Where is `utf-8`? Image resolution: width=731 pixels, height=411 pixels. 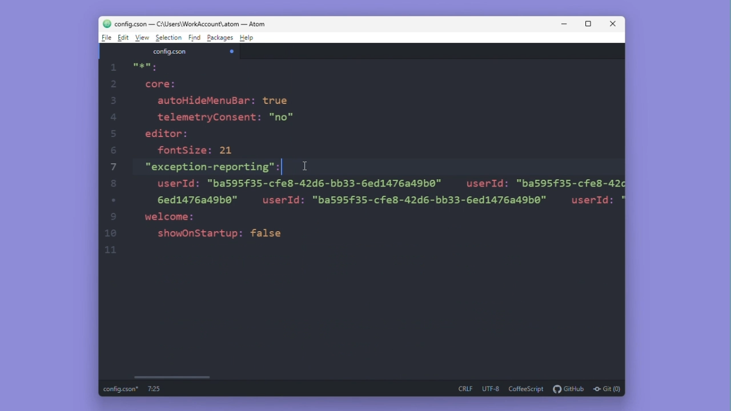
utf-8 is located at coordinates (491, 389).